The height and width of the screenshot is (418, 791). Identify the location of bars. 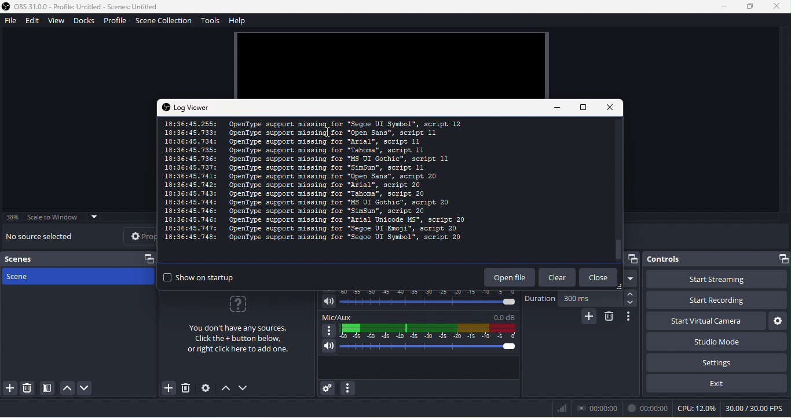
(565, 408).